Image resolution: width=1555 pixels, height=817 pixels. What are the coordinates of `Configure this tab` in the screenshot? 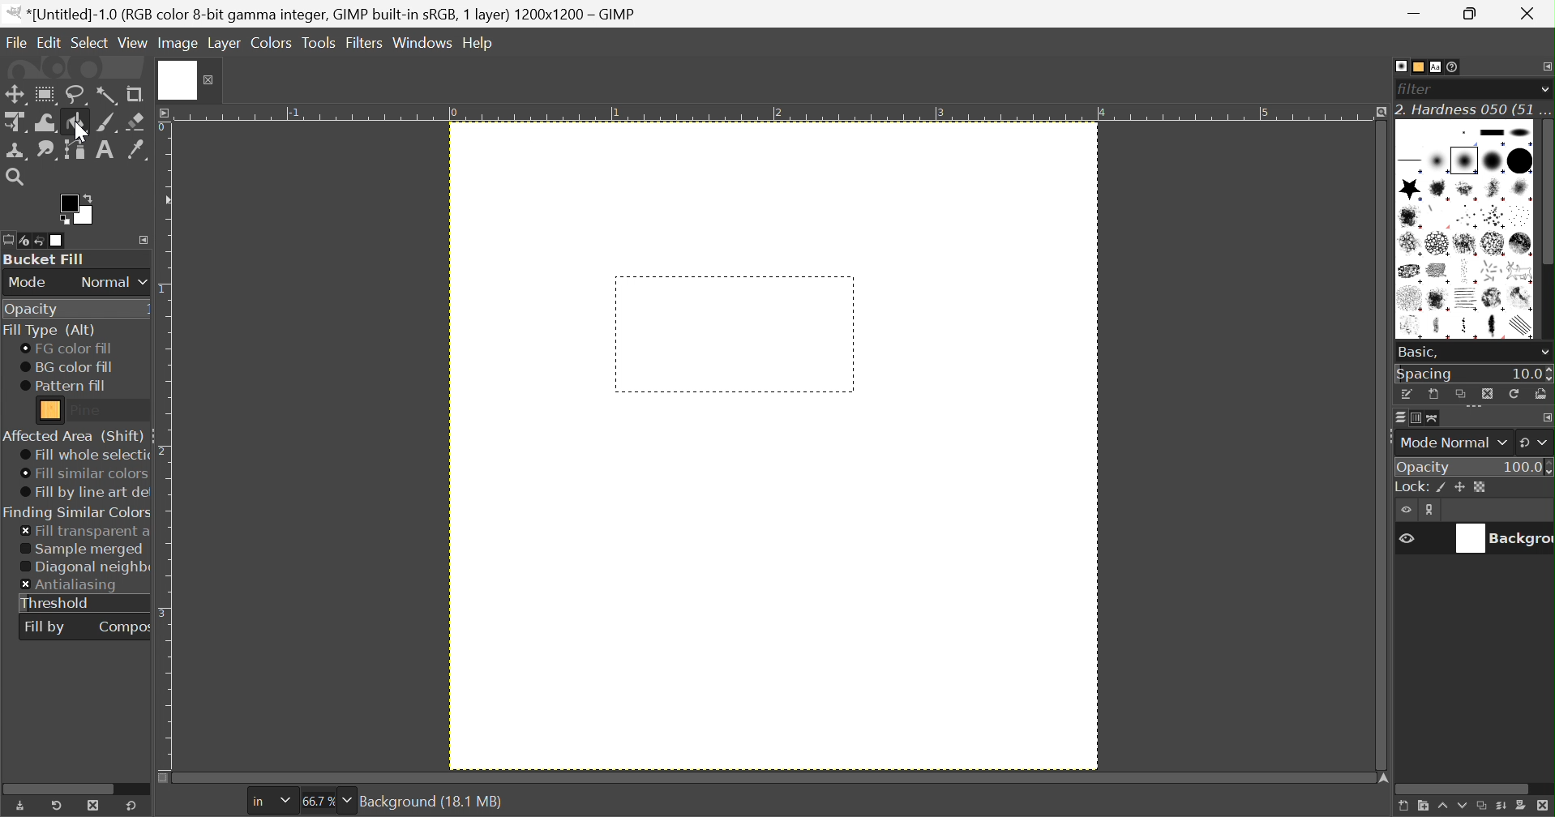 It's located at (1545, 417).